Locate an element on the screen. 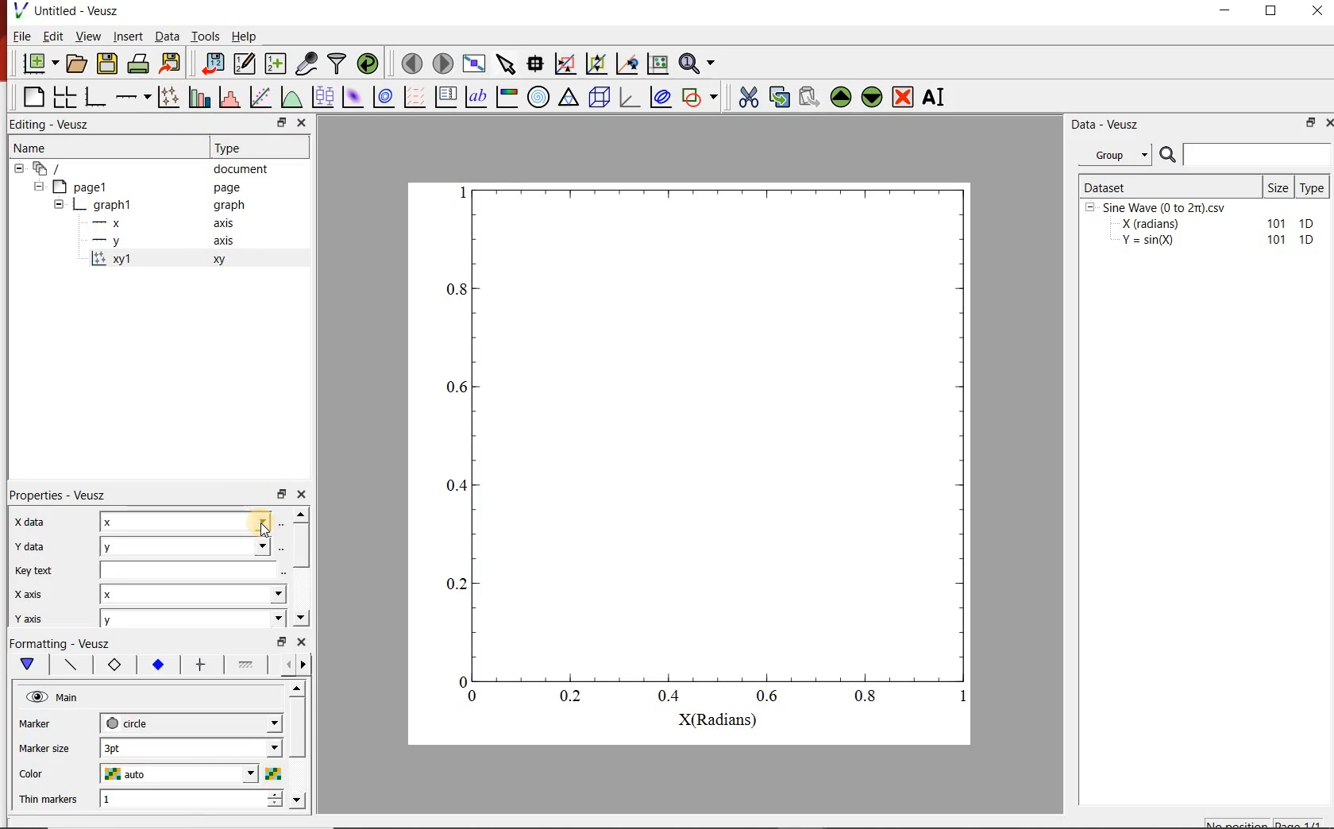  BS —
0.8
0.6
0.4
0.2
0 0.2 0.4 0.6 0.8 1 is located at coordinates (709, 455).